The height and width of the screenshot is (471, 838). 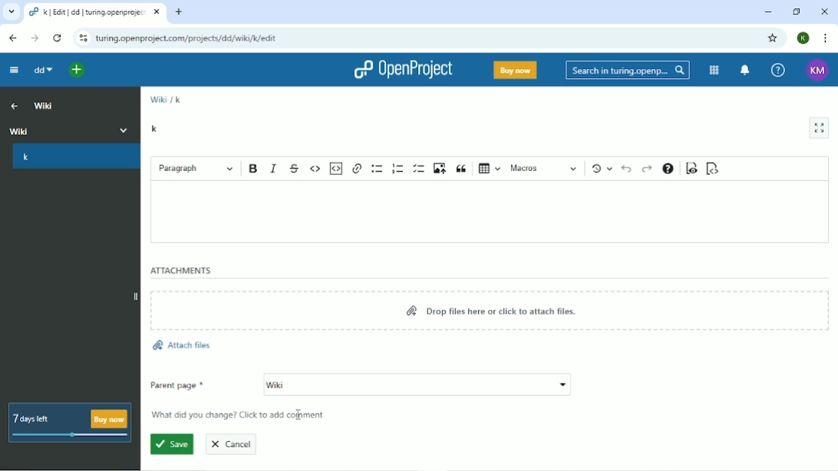 I want to click on Customize and control google chrome, so click(x=824, y=38).